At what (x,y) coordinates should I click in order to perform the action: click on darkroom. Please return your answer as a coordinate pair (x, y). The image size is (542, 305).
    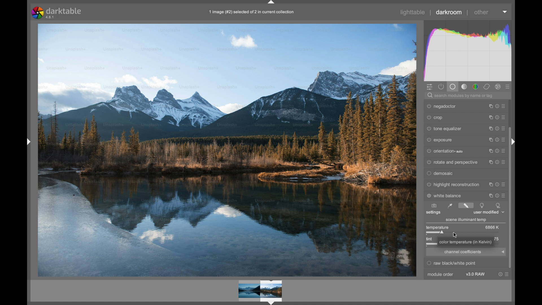
    Looking at the image, I should click on (449, 12).